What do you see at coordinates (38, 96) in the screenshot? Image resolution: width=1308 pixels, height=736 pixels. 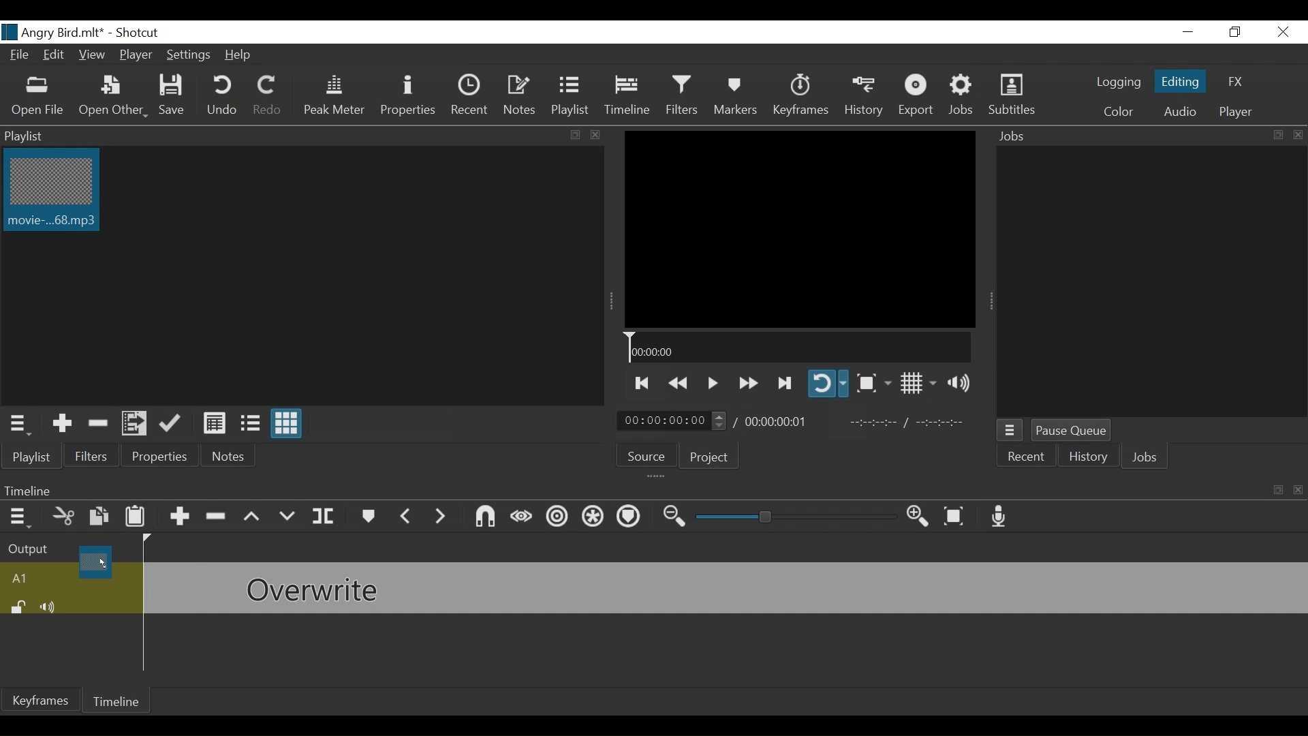 I see `Open File` at bounding box center [38, 96].